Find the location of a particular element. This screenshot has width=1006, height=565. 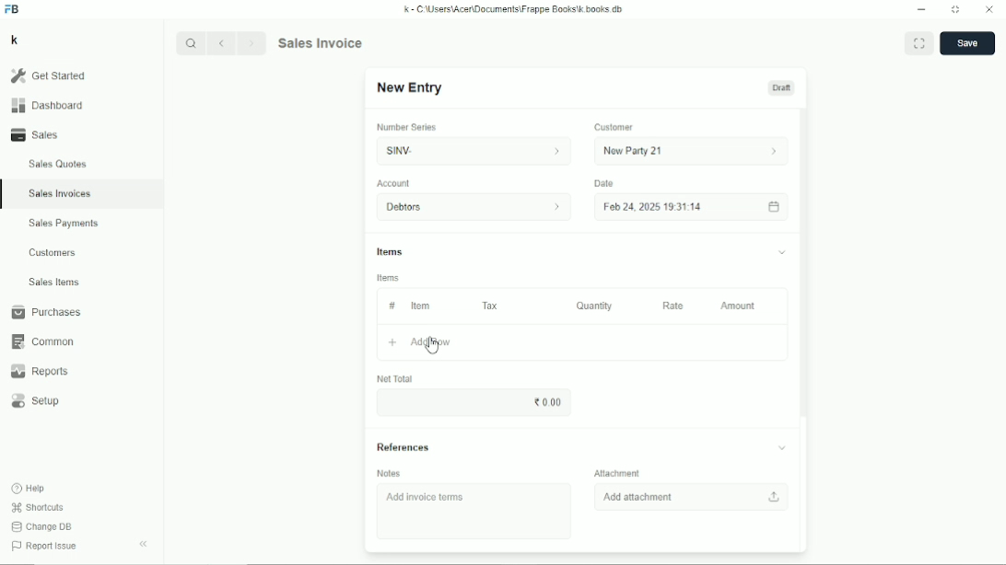

Net total is located at coordinates (393, 378).